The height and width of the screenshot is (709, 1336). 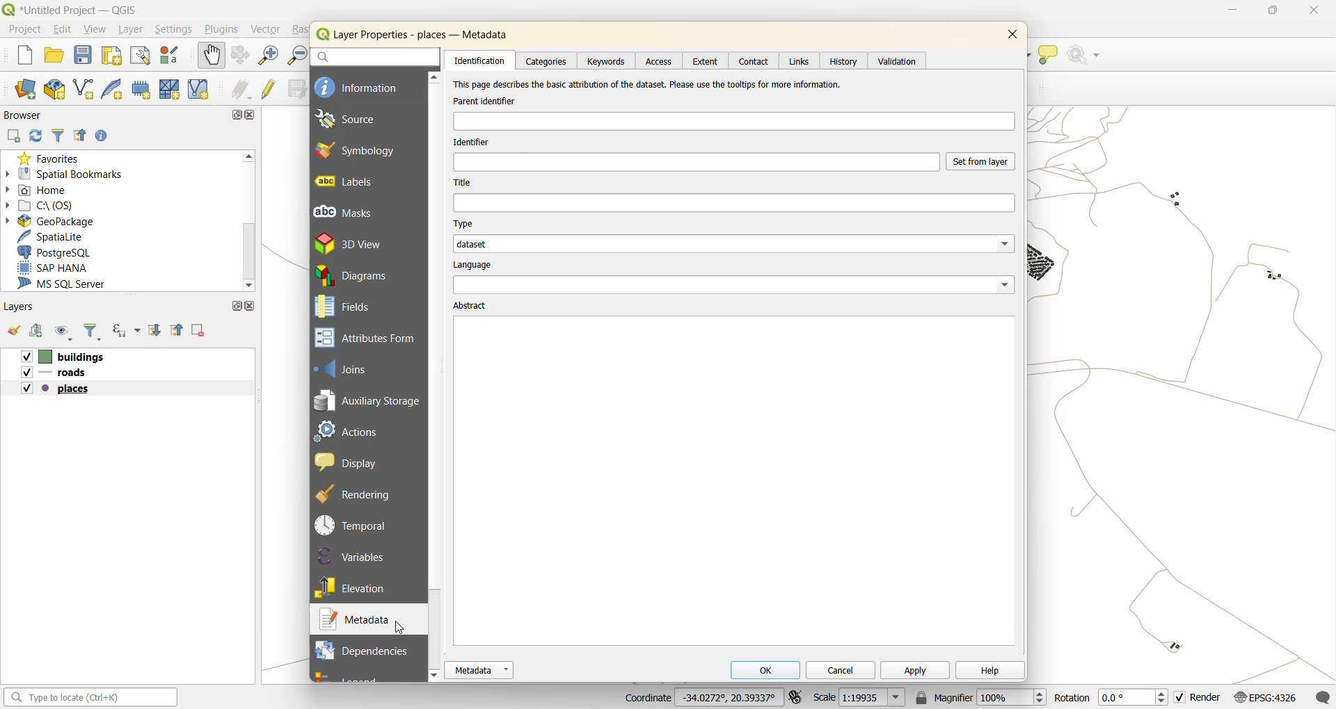 What do you see at coordinates (353, 523) in the screenshot?
I see `temporal` at bounding box center [353, 523].